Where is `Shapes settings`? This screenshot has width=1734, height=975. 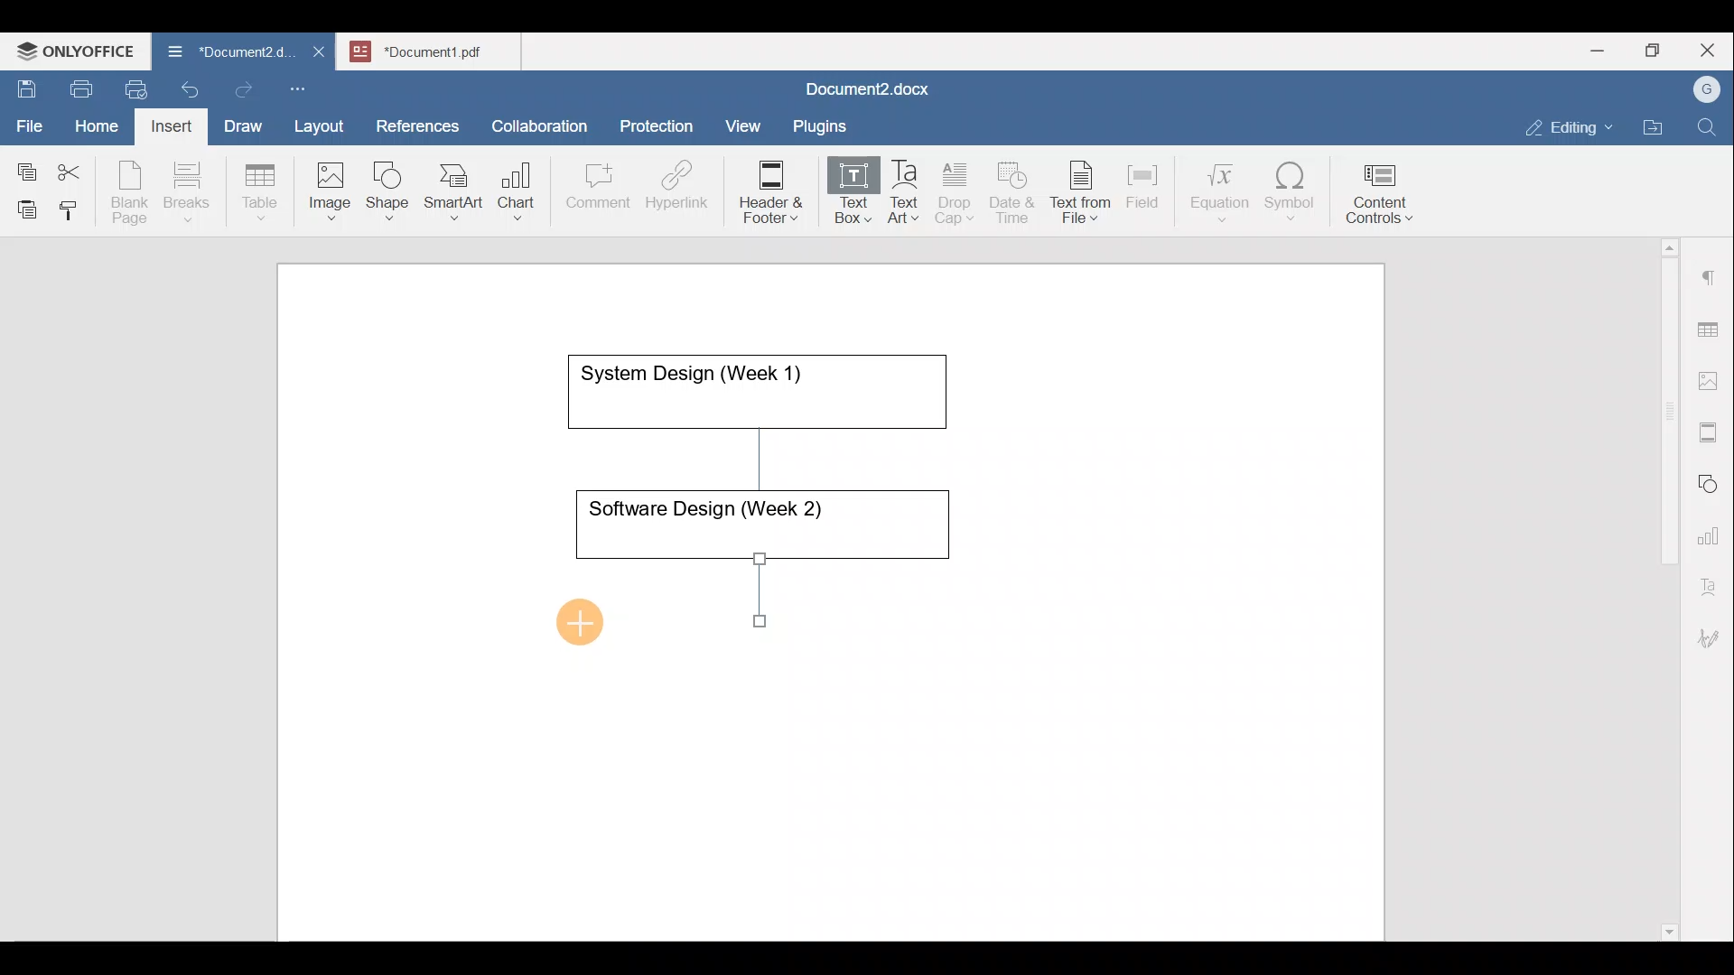 Shapes settings is located at coordinates (1711, 481).